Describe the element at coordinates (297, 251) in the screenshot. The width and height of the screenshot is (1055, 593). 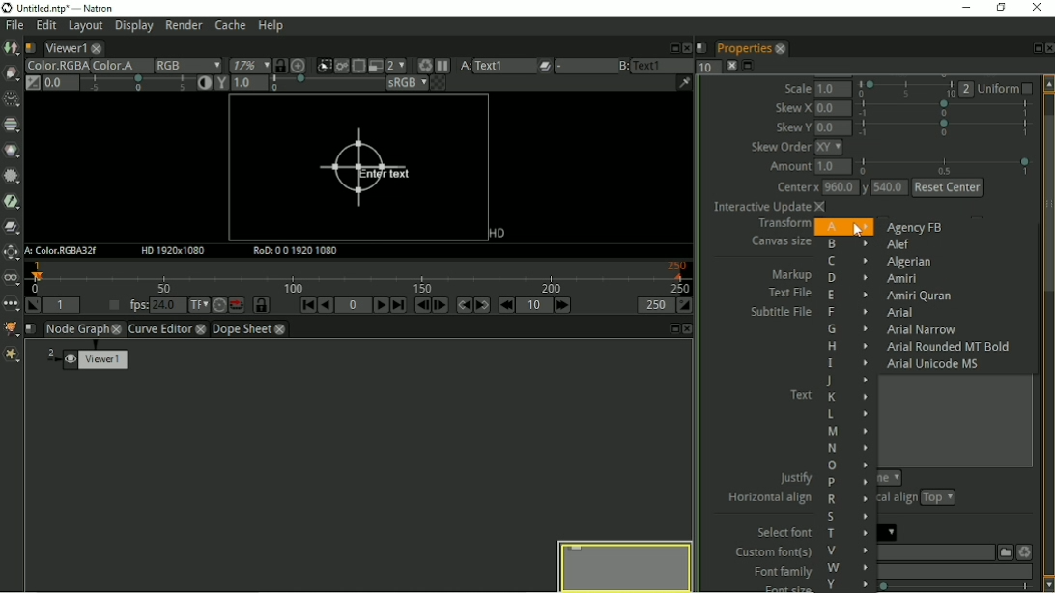
I see `RoD` at that location.